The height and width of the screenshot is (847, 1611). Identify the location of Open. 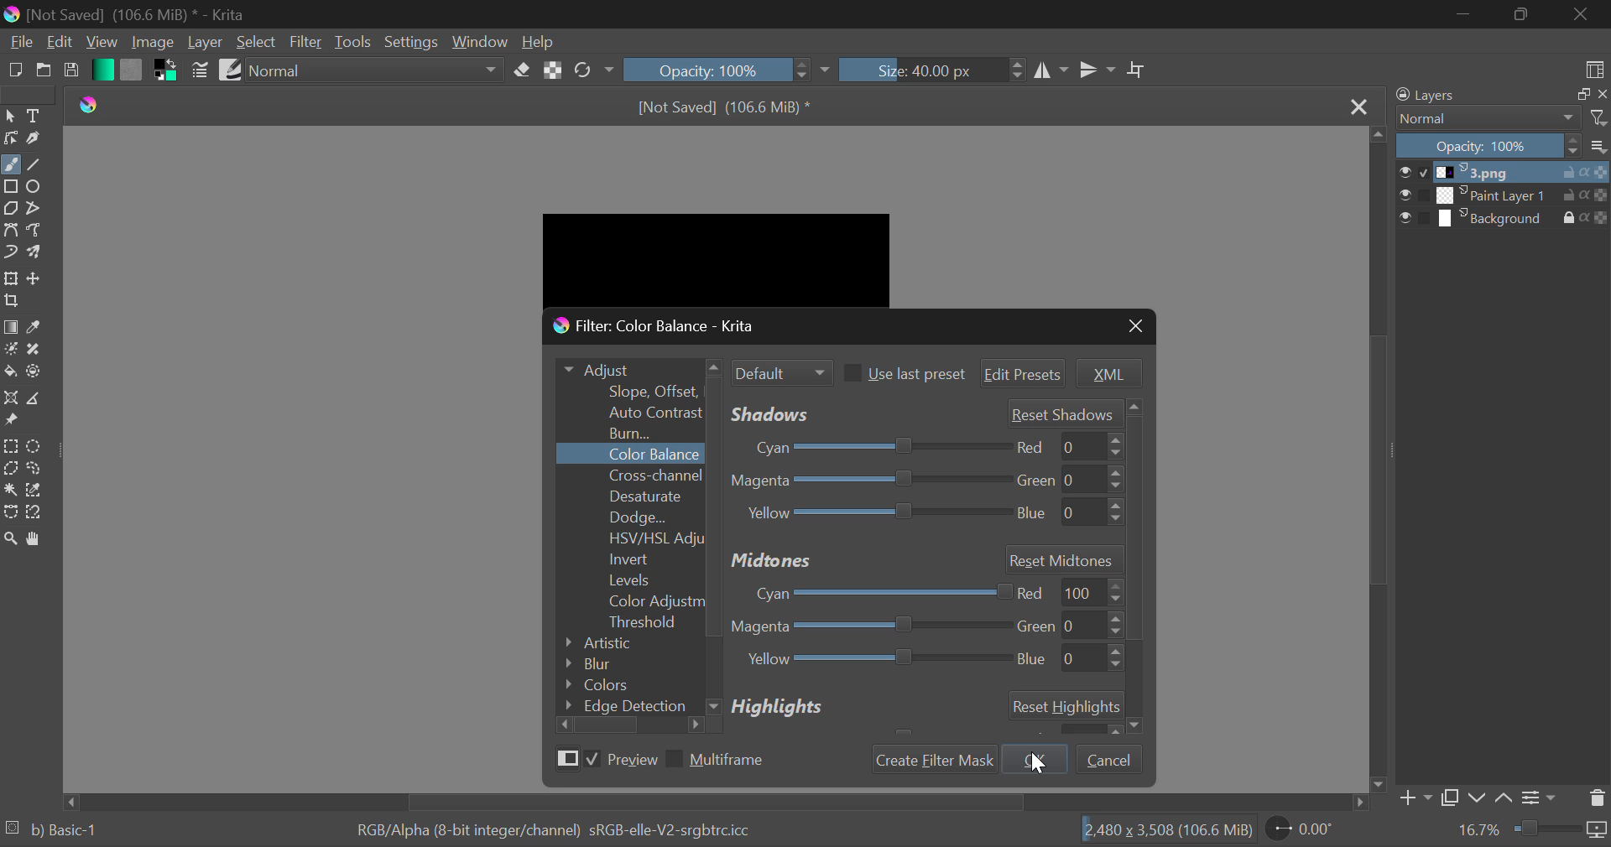
(46, 72).